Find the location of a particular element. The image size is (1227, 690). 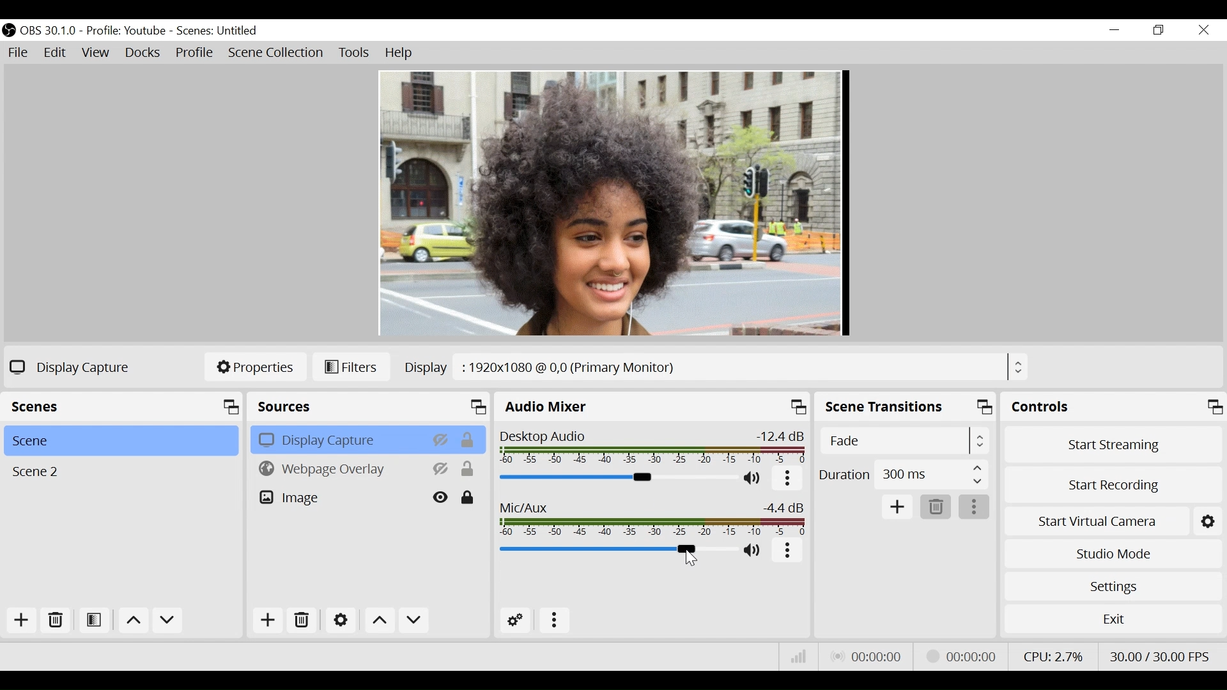

OBS Version is located at coordinates (49, 31).